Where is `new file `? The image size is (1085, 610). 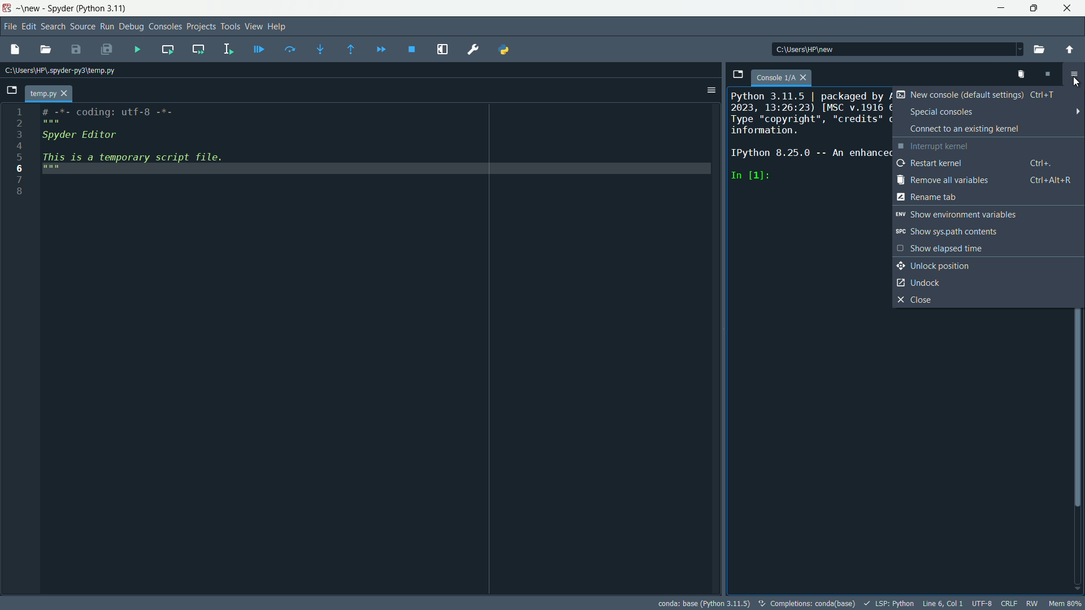 new file  is located at coordinates (12, 50).